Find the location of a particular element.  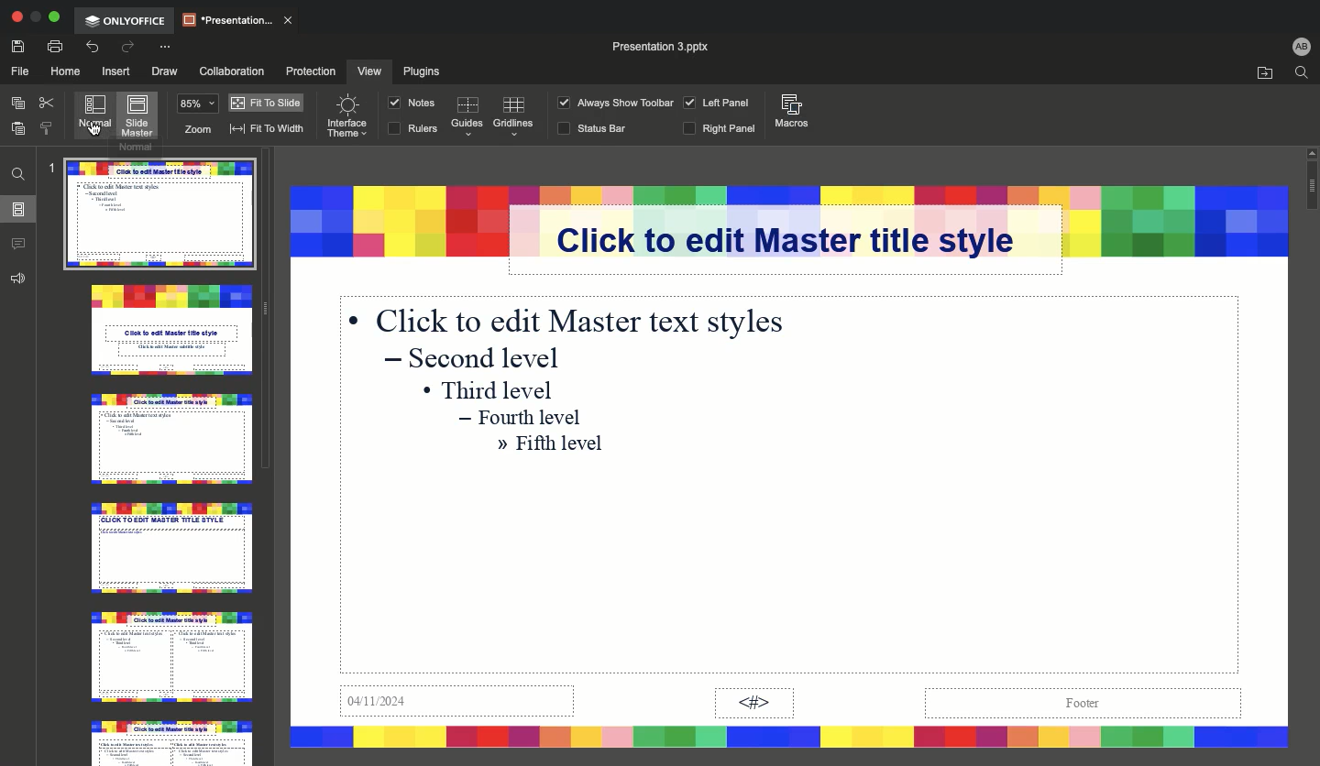

Layout master slide 6 with new layout is located at coordinates (170, 739).